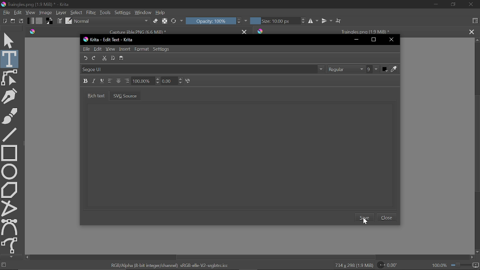  I want to click on Vertical mirror, so click(326, 21).